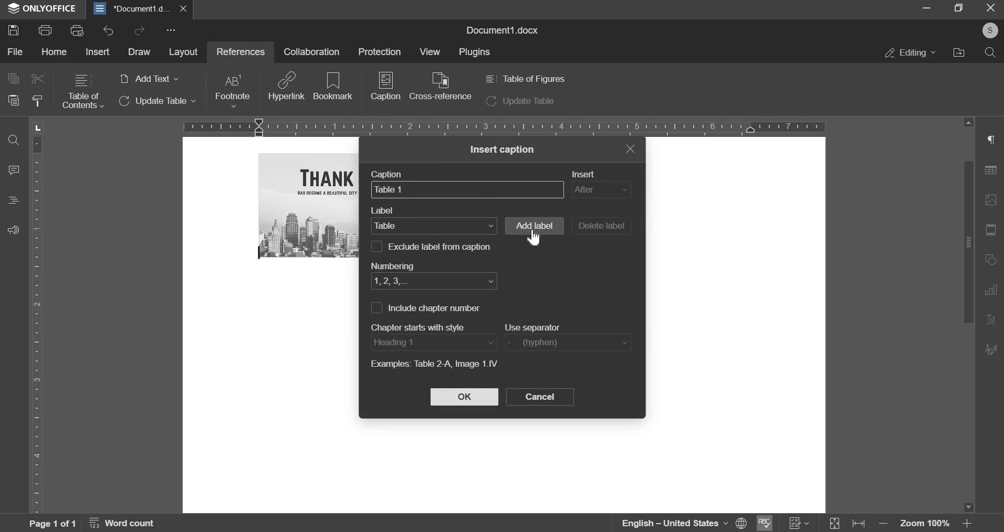 This screenshot has width=1004, height=532. Describe the element at coordinates (886, 526) in the screenshot. I see `Zoom out` at that location.